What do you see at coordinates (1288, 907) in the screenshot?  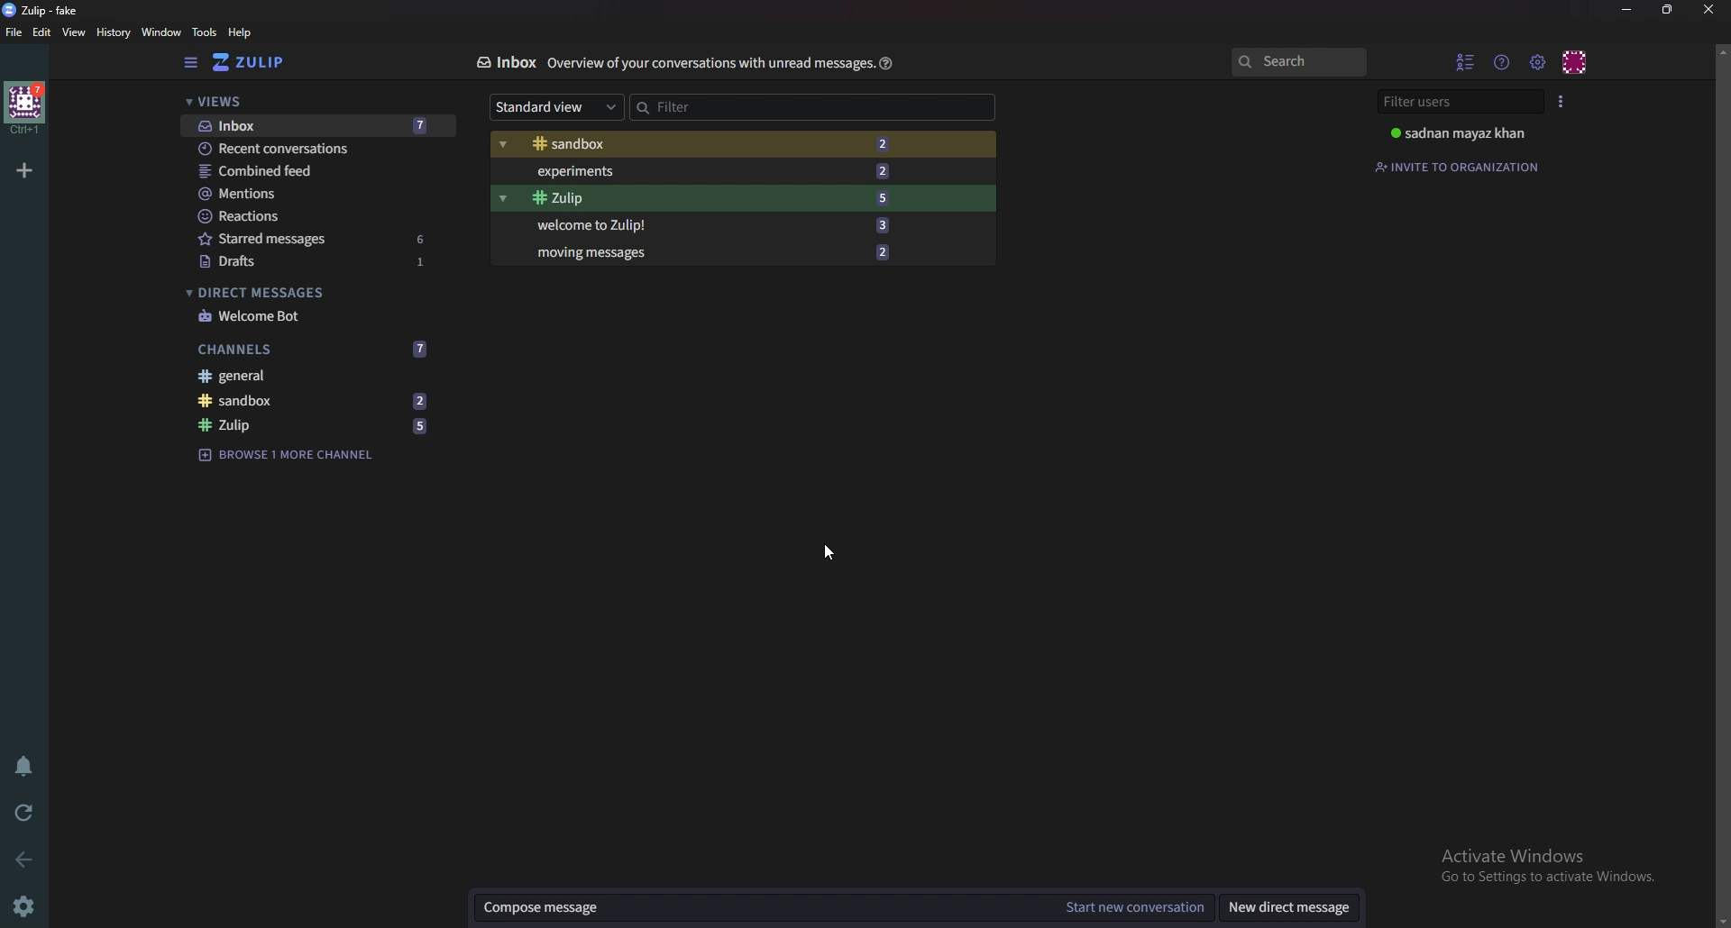 I see `Need direct message` at bounding box center [1288, 907].